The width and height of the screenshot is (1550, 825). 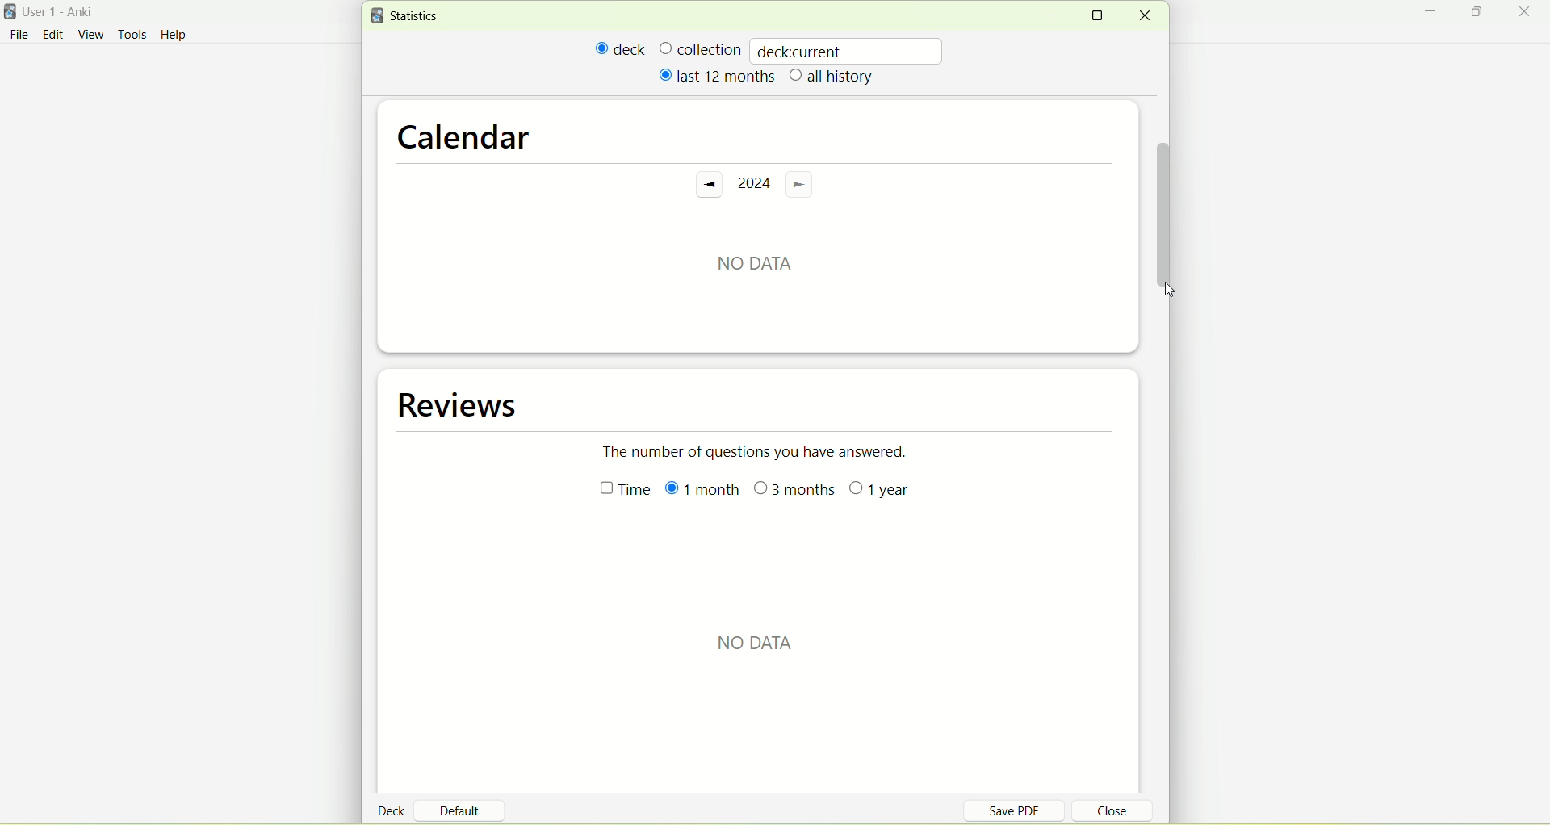 What do you see at coordinates (752, 185) in the screenshot?
I see `2024` at bounding box center [752, 185].